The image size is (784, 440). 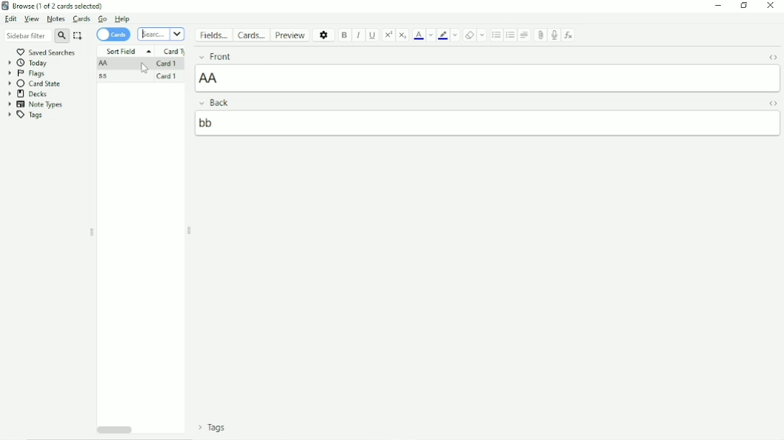 I want to click on Toggle HTML Editor, so click(x=773, y=102).